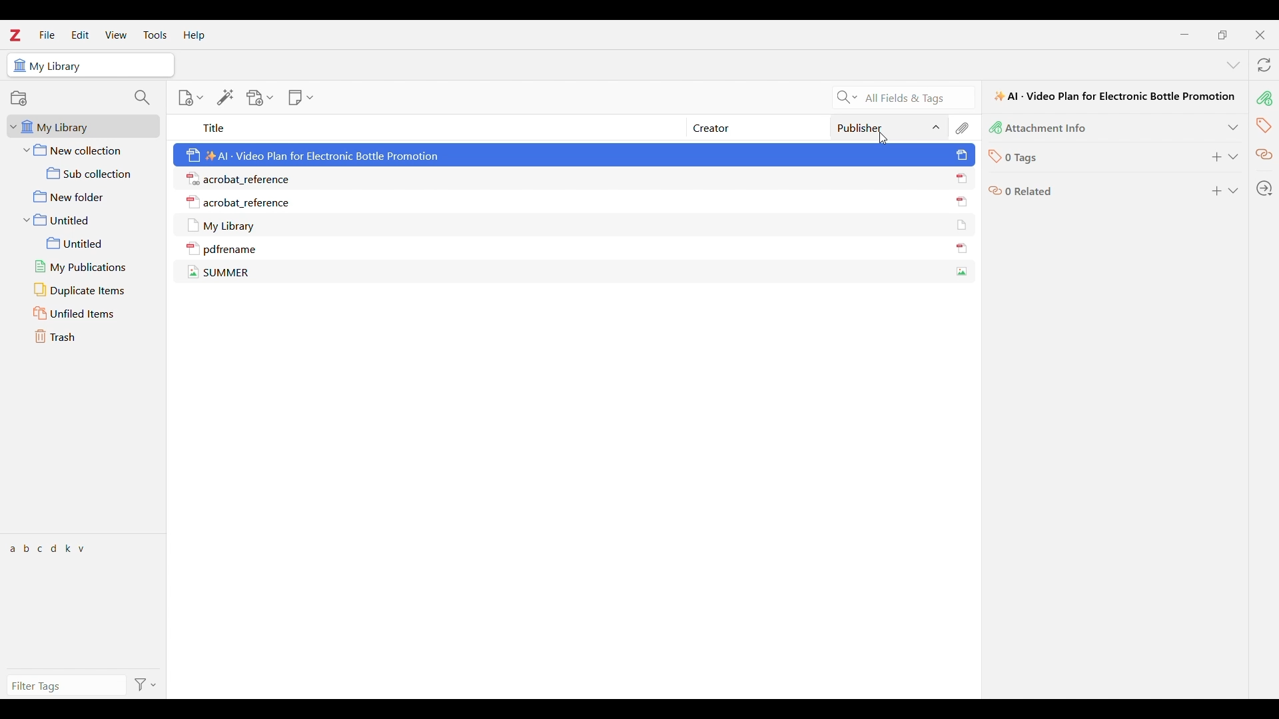 The image size is (1279, 719). I want to click on acrobat_reference, so click(242, 178).